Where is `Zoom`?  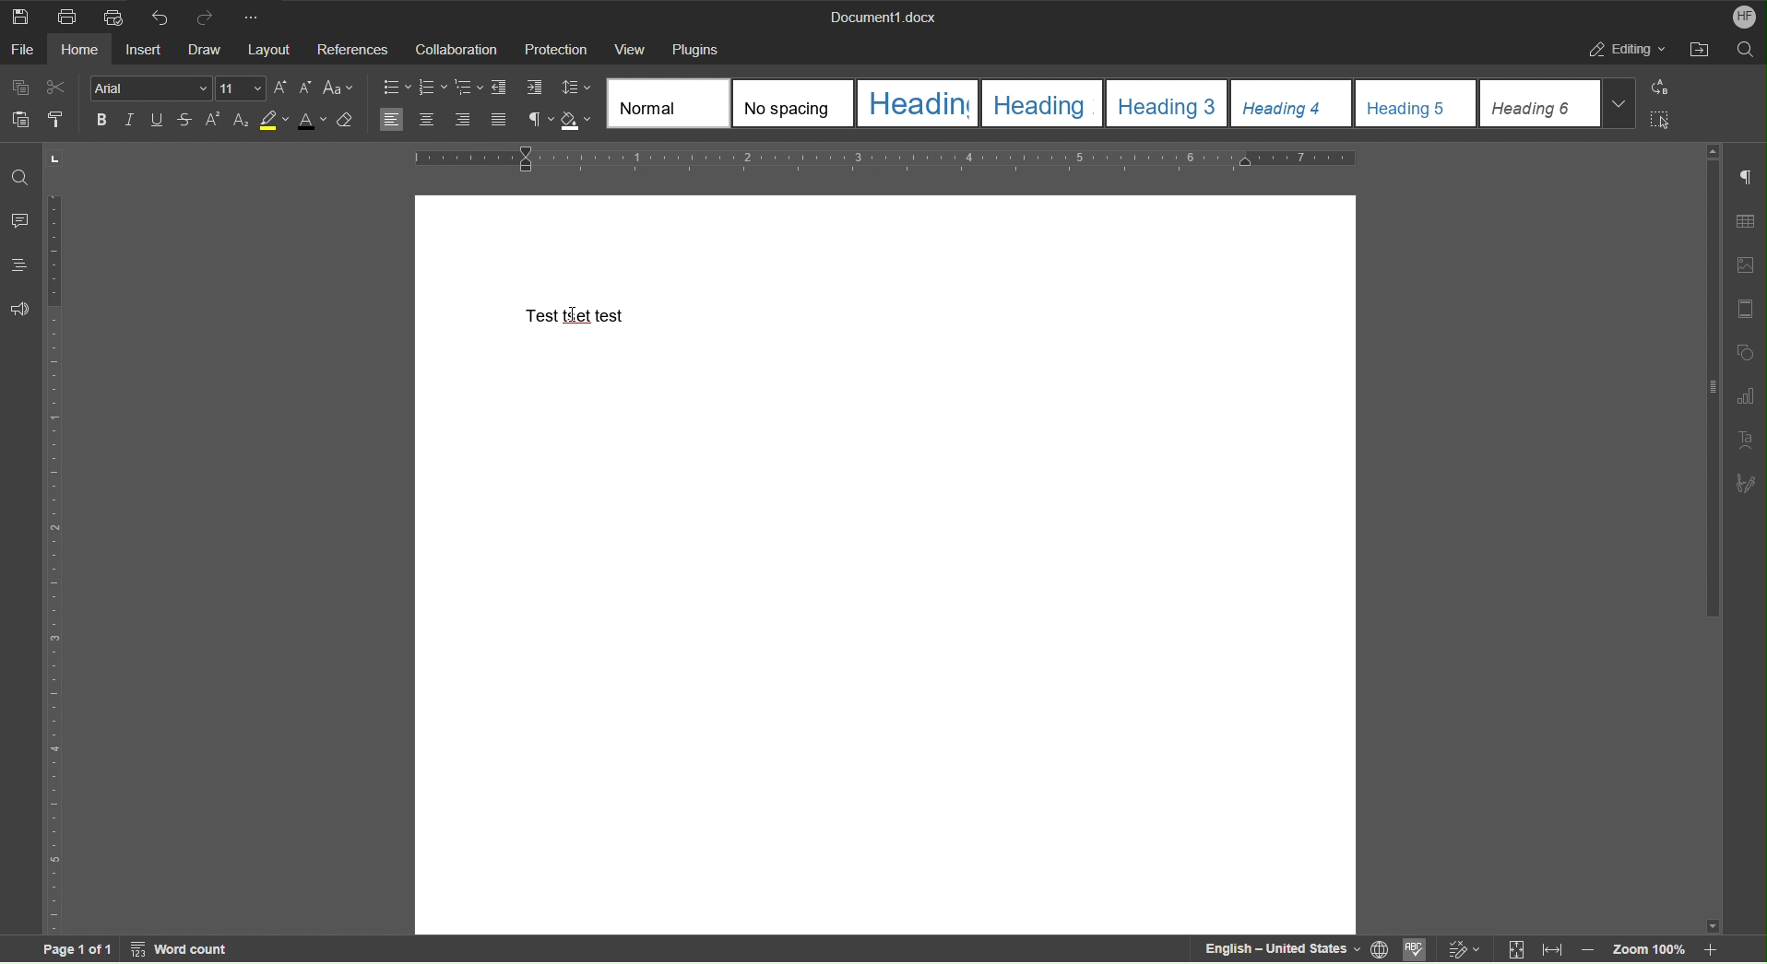
Zoom is located at coordinates (1656, 948).